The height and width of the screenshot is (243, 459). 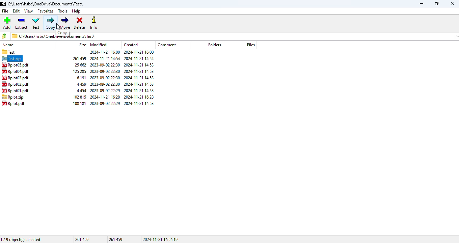 What do you see at coordinates (21, 240) in the screenshot?
I see `1/9 object(s) selected` at bounding box center [21, 240].